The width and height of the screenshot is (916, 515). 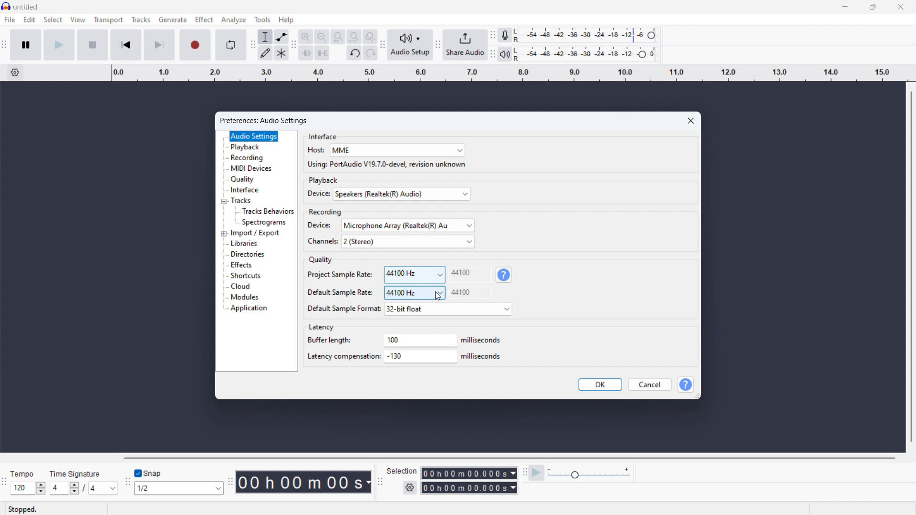 I want to click on start time, so click(x=469, y=473).